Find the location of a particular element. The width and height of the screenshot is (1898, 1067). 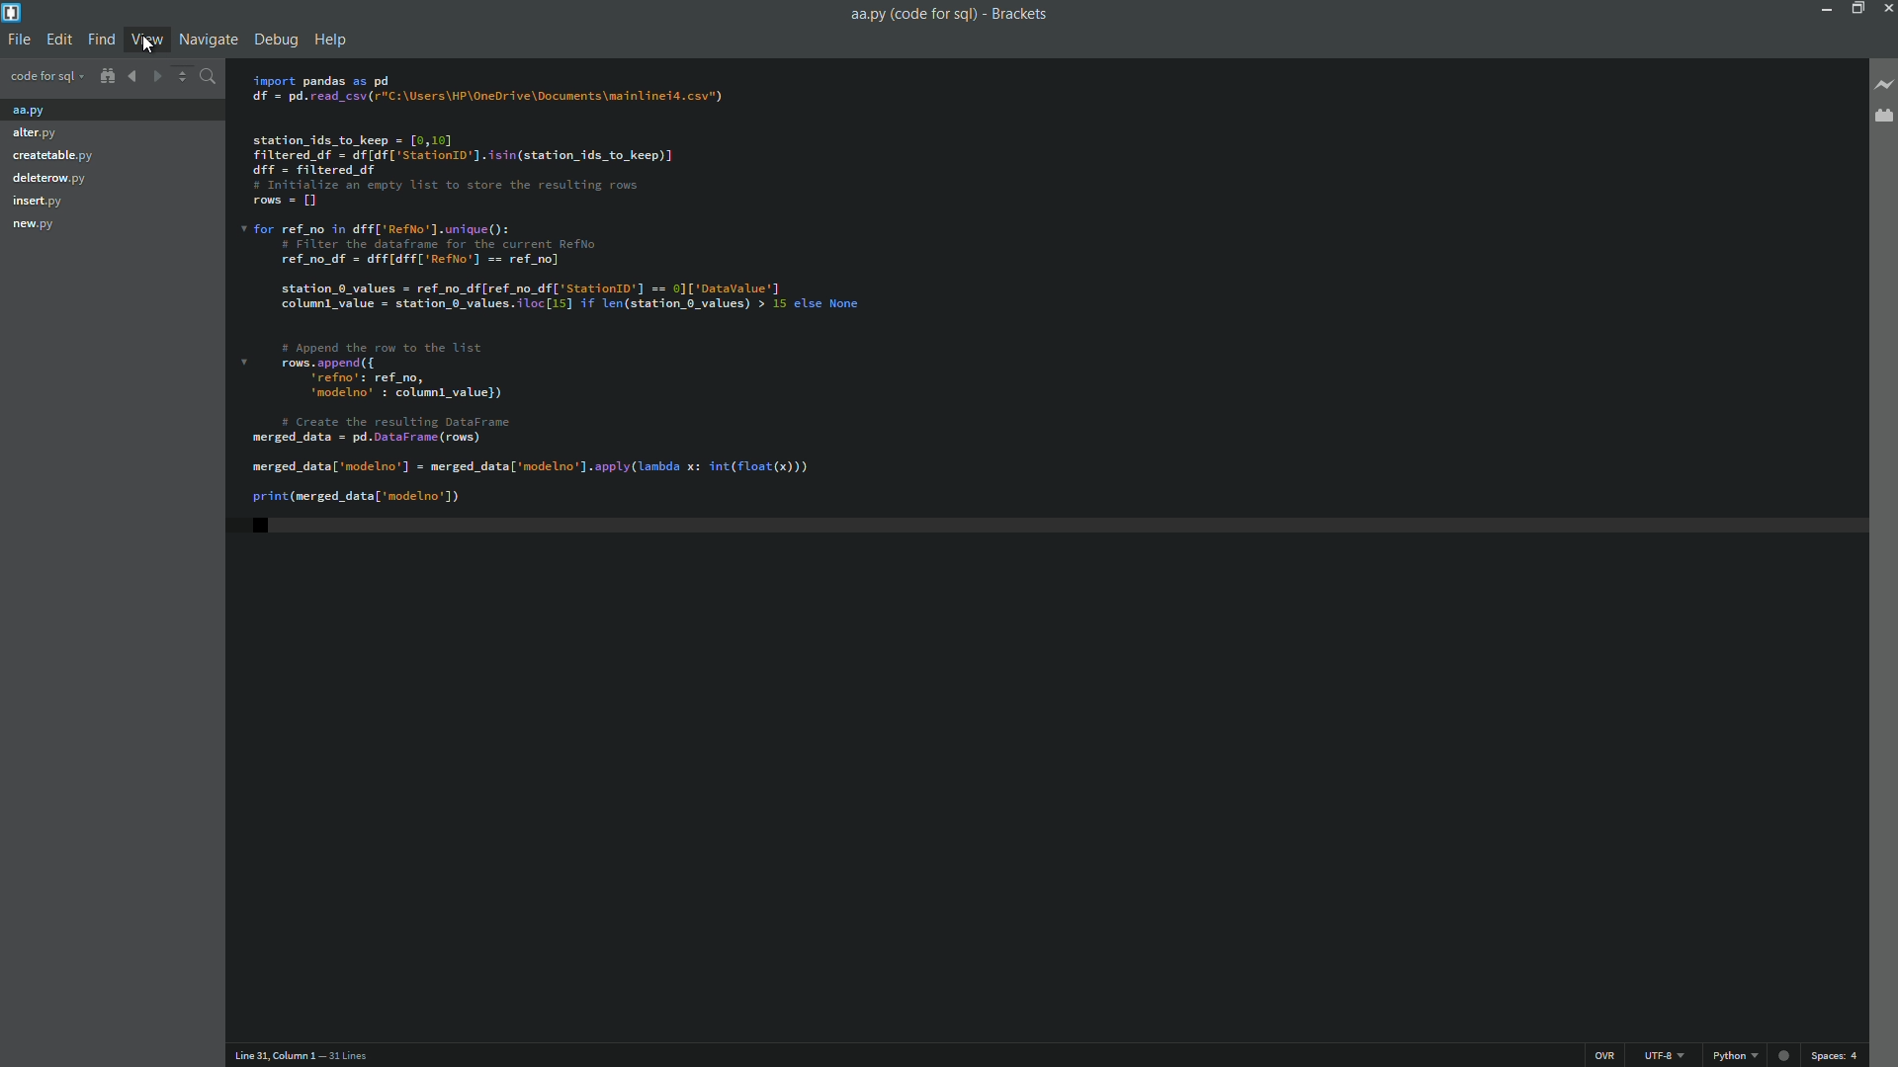

ins is located at coordinates (1606, 1055).